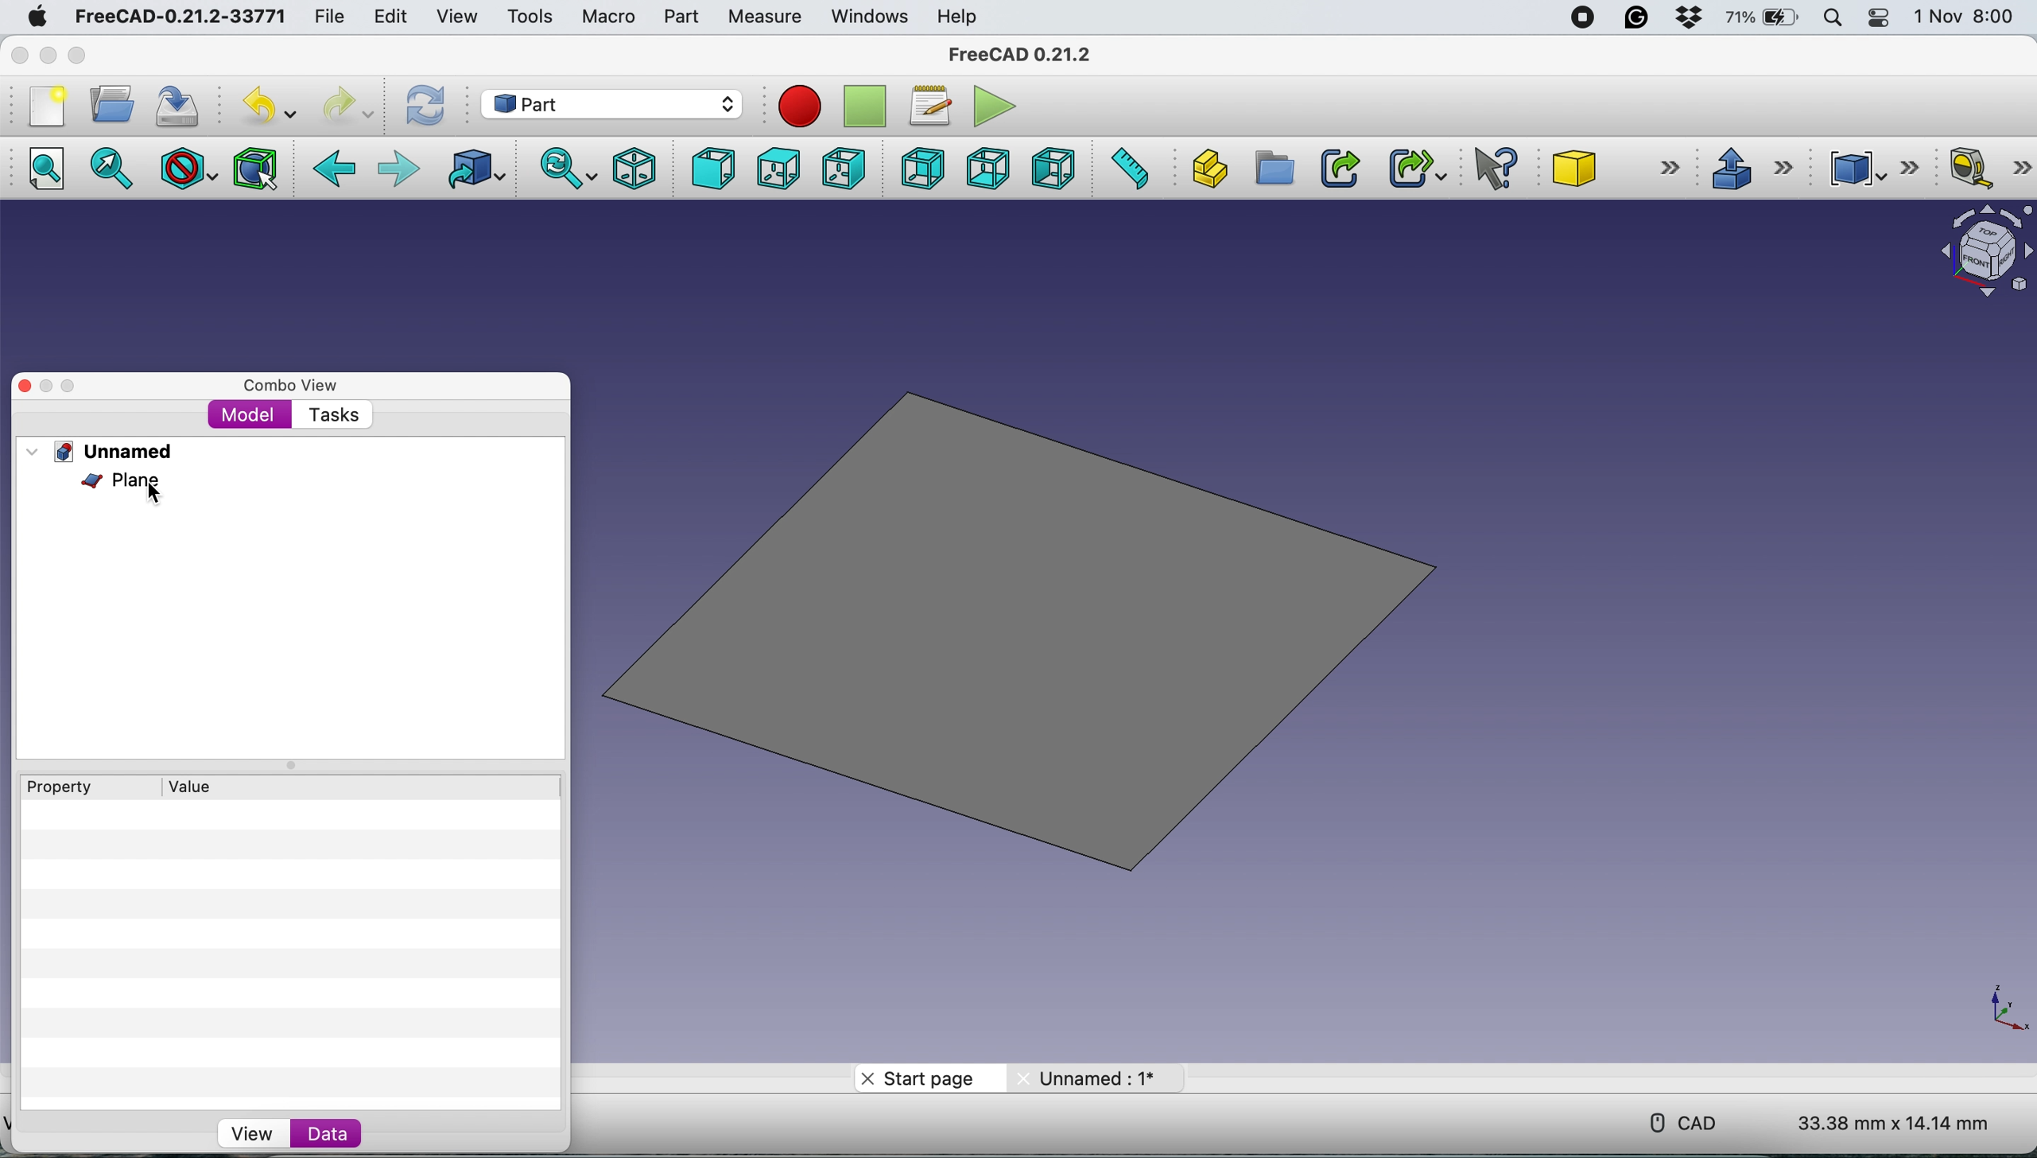  What do you see at coordinates (1837, 17) in the screenshot?
I see `spotlight search` at bounding box center [1837, 17].